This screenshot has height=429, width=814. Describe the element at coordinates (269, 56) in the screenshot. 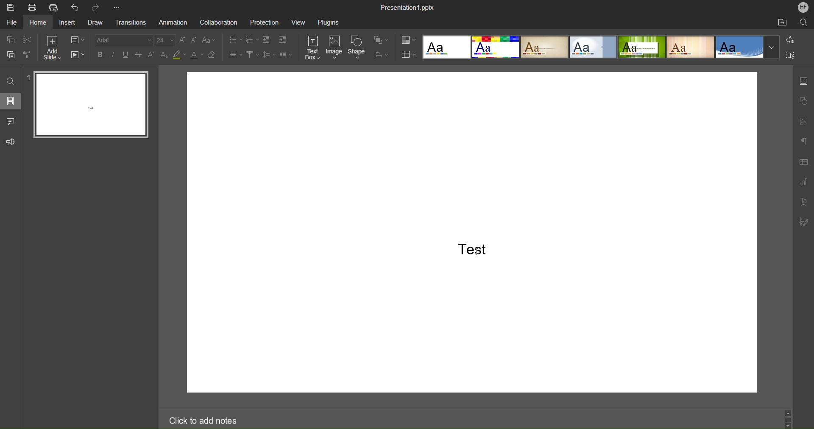

I see `Line Spacing` at that location.